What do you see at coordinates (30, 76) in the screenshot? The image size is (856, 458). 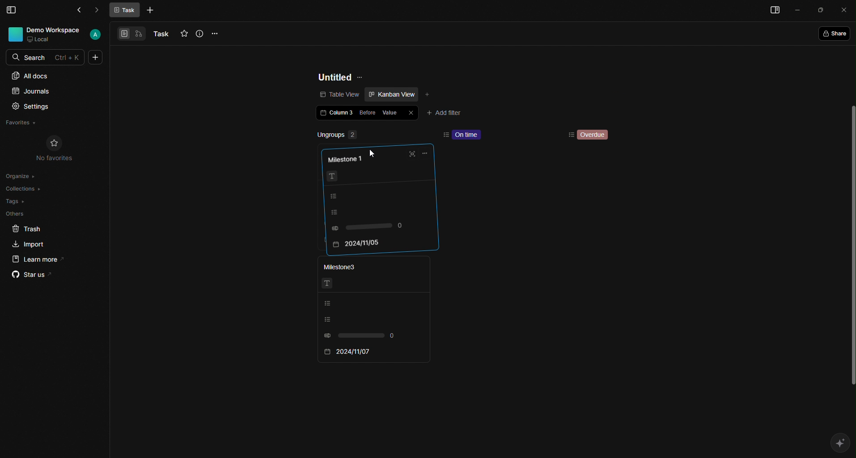 I see `All docs` at bounding box center [30, 76].